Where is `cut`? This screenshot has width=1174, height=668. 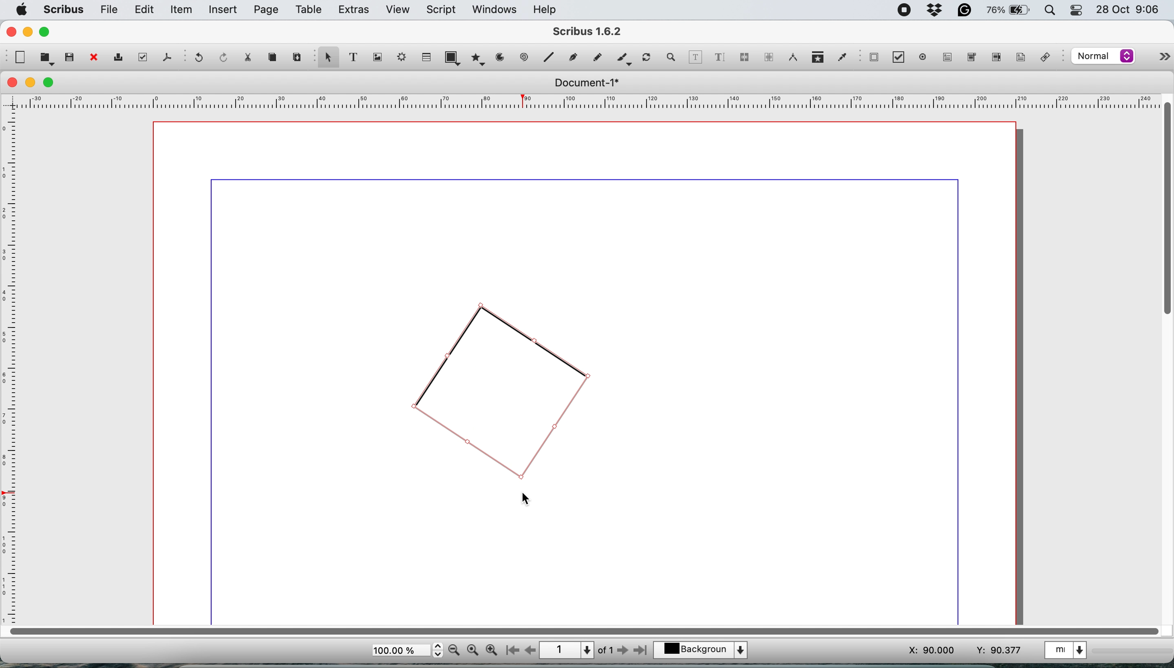
cut is located at coordinates (252, 59).